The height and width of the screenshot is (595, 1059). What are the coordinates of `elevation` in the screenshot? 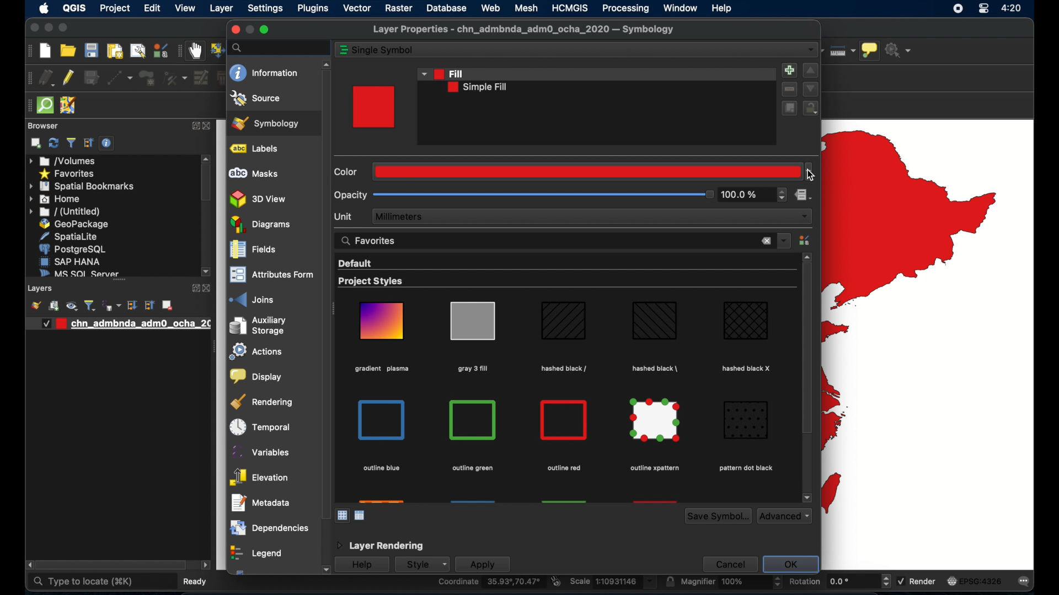 It's located at (259, 478).